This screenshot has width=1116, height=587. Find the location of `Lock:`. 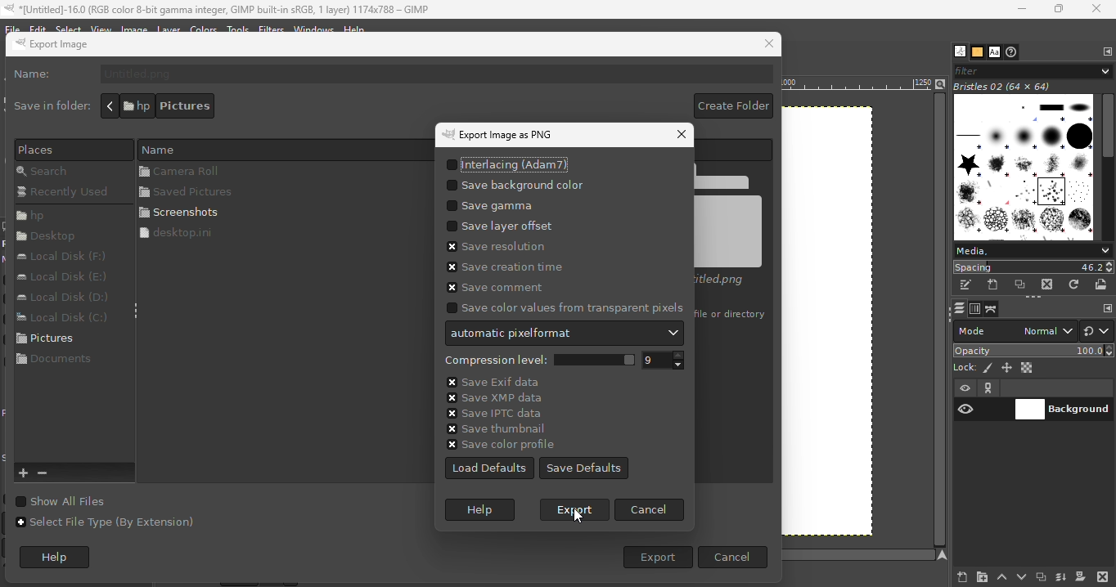

Lock: is located at coordinates (962, 366).